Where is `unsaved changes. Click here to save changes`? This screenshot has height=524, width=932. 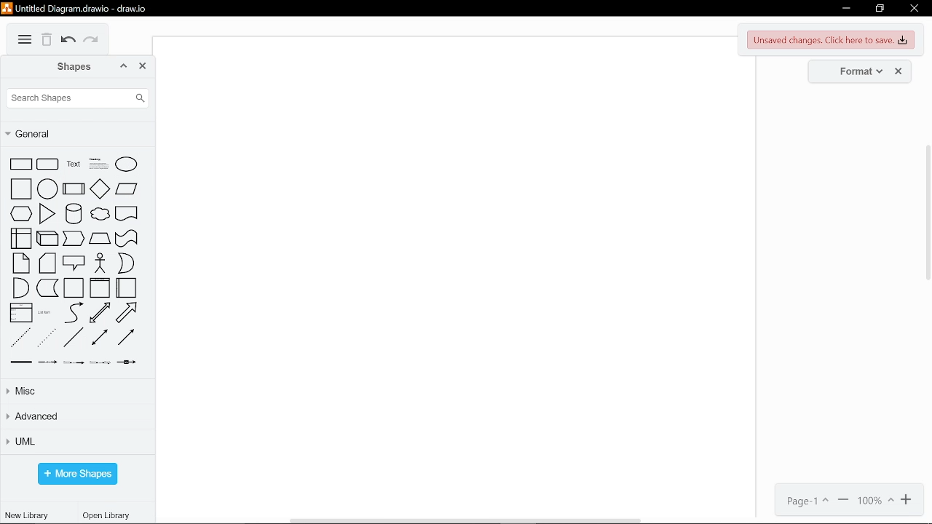
unsaved changes. Click here to save changes is located at coordinates (832, 40).